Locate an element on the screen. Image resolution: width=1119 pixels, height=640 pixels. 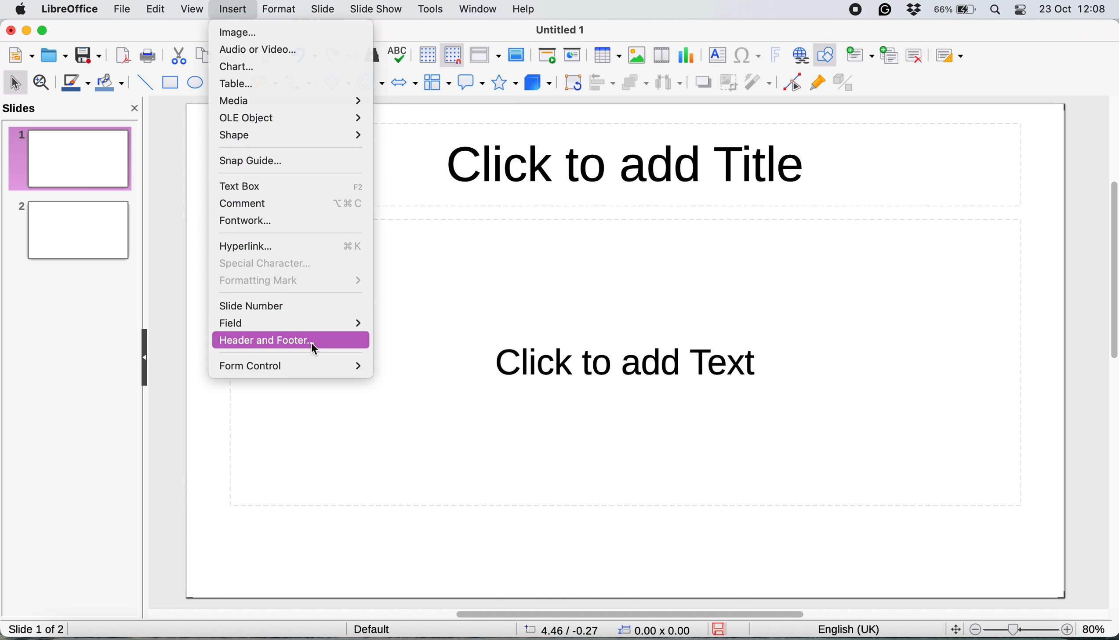
arrange is located at coordinates (634, 84).